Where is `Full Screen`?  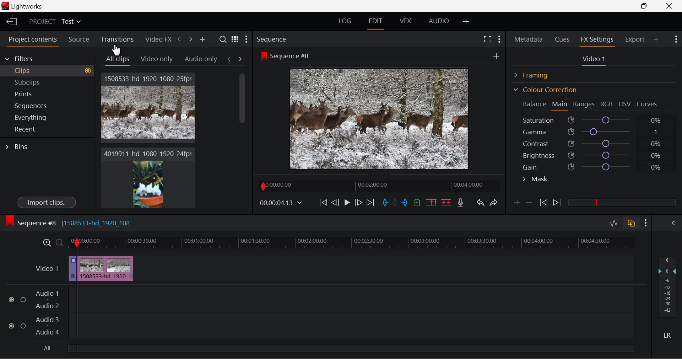 Full Screen is located at coordinates (487, 39).